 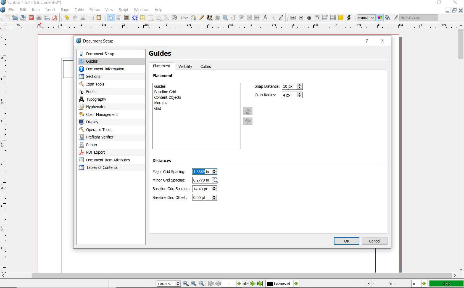 What do you see at coordinates (266, 86) in the screenshot?
I see `Snap Distance:` at bounding box center [266, 86].